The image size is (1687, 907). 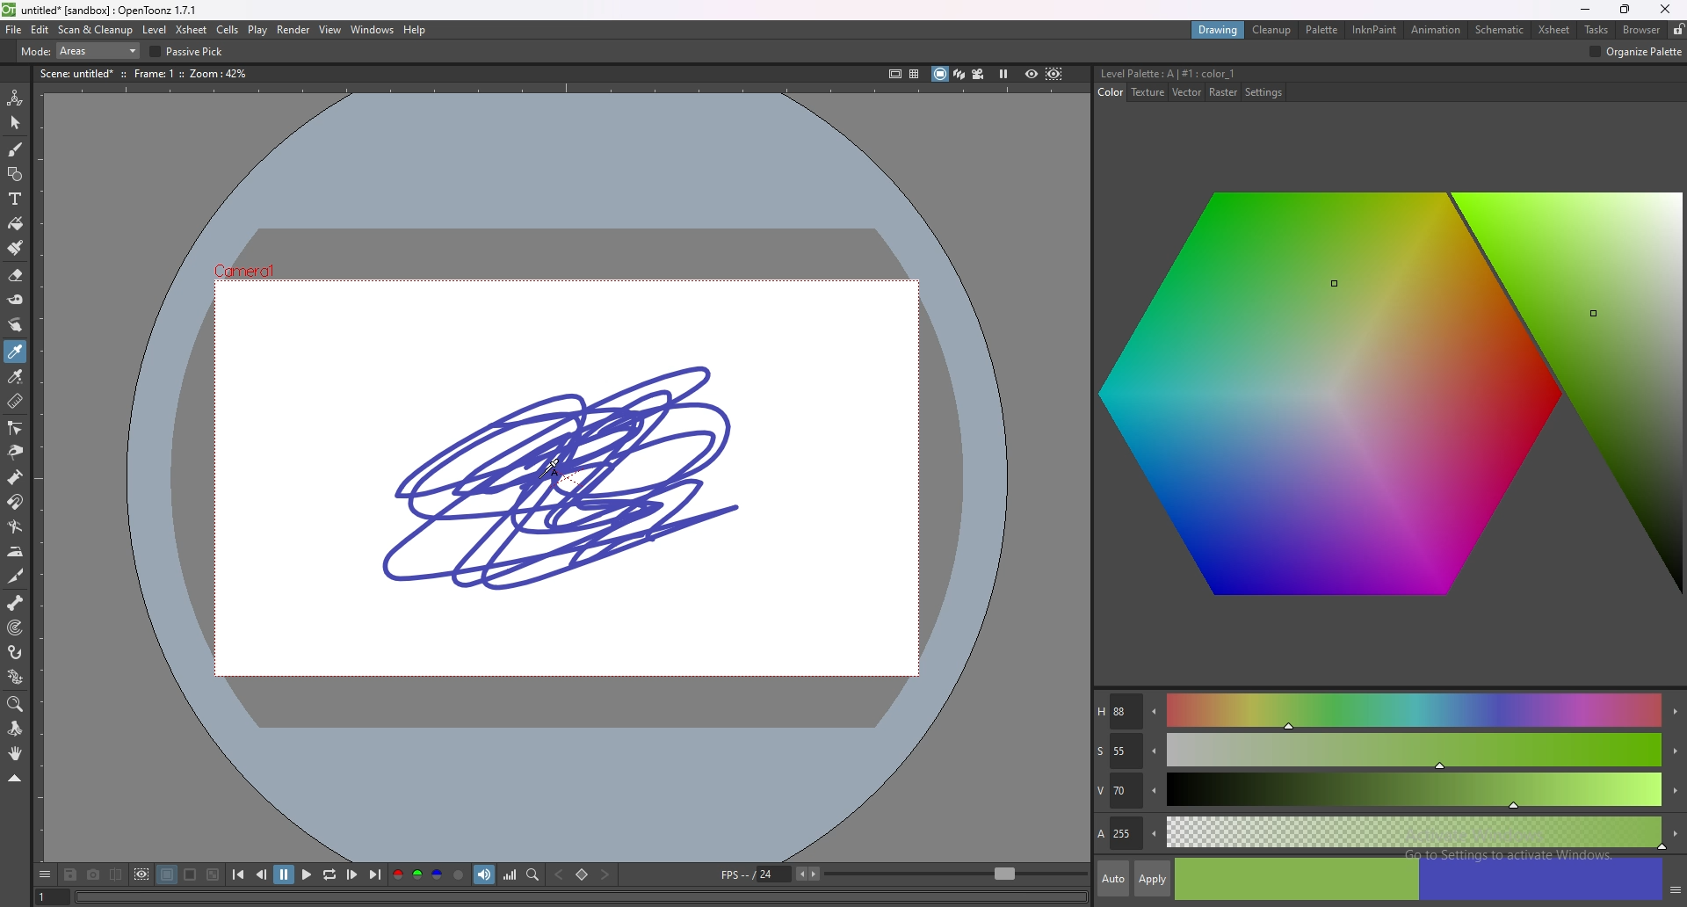 What do you see at coordinates (416, 875) in the screenshot?
I see `green channel` at bounding box center [416, 875].